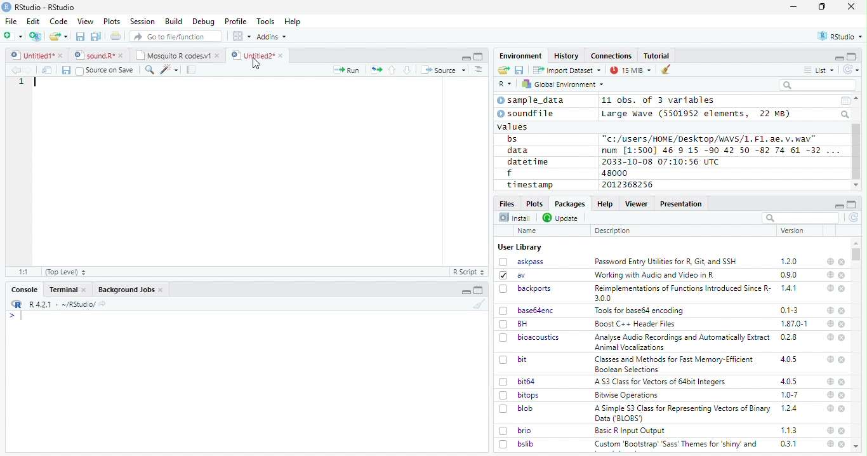 The width and height of the screenshot is (867, 456). What do you see at coordinates (843, 324) in the screenshot?
I see `close` at bounding box center [843, 324].